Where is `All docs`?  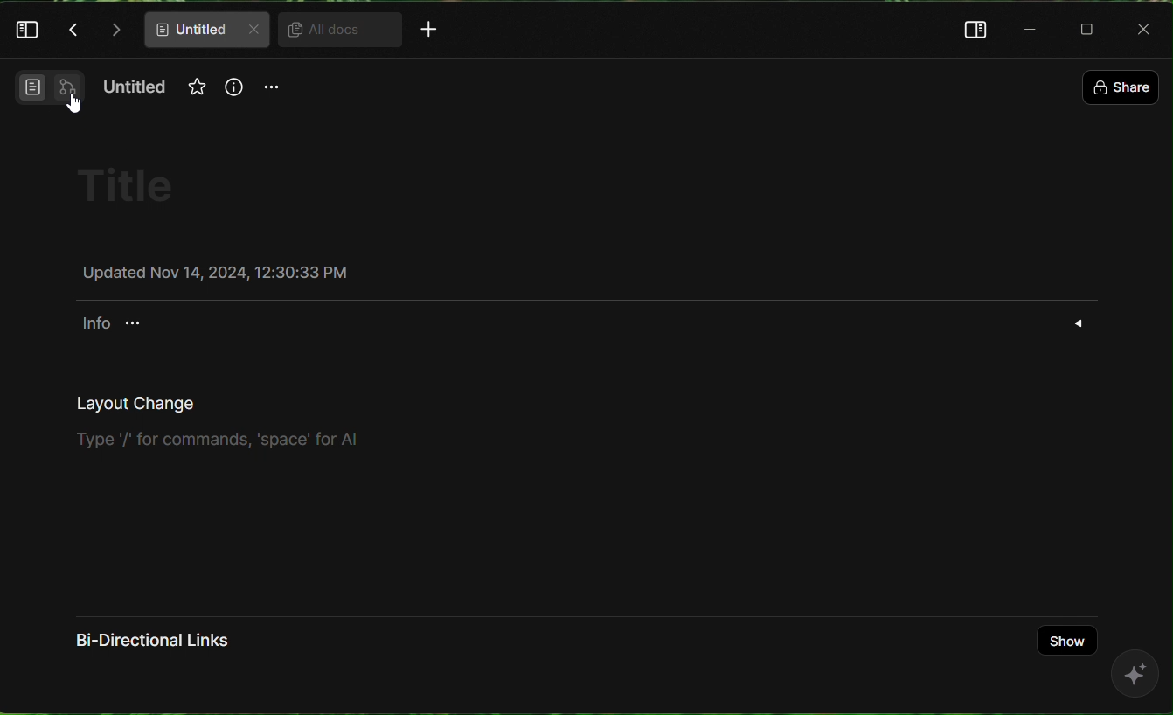 All docs is located at coordinates (333, 31).